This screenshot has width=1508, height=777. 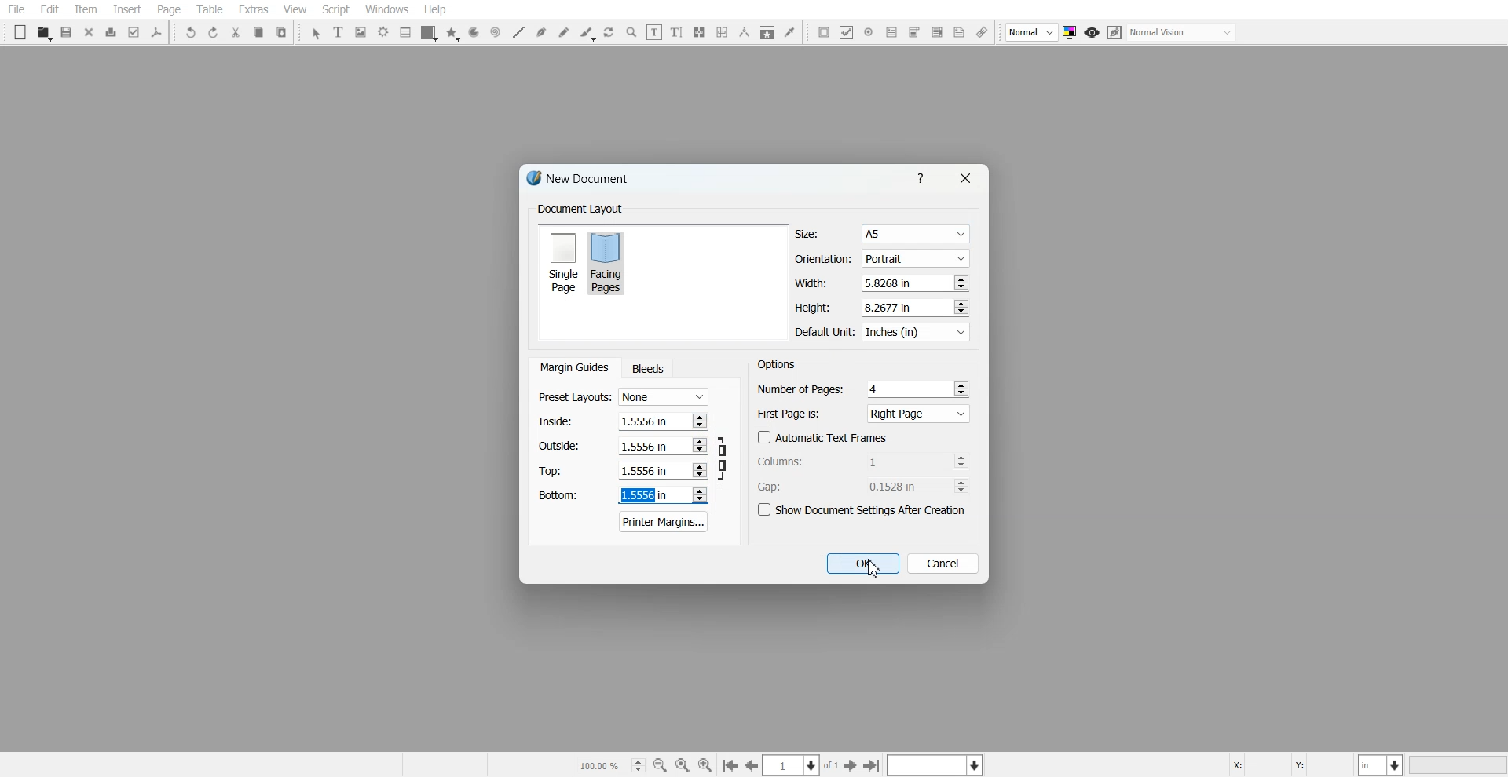 I want to click on Undo, so click(x=191, y=32).